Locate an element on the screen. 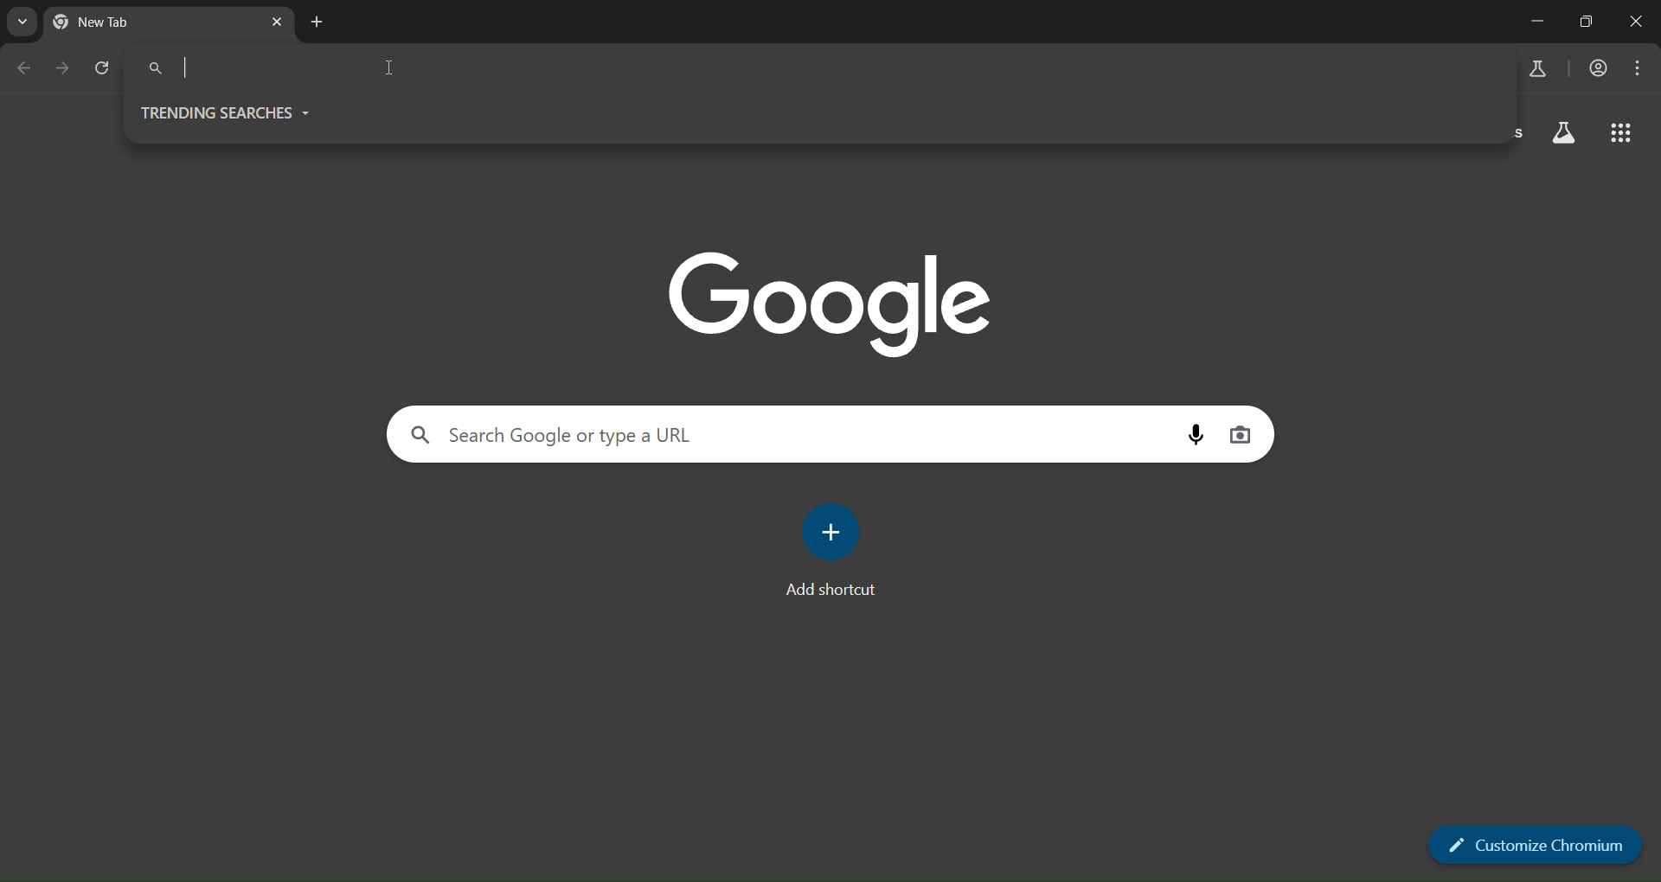 This screenshot has width=1661, height=882. customize chromium is located at coordinates (1540, 846).